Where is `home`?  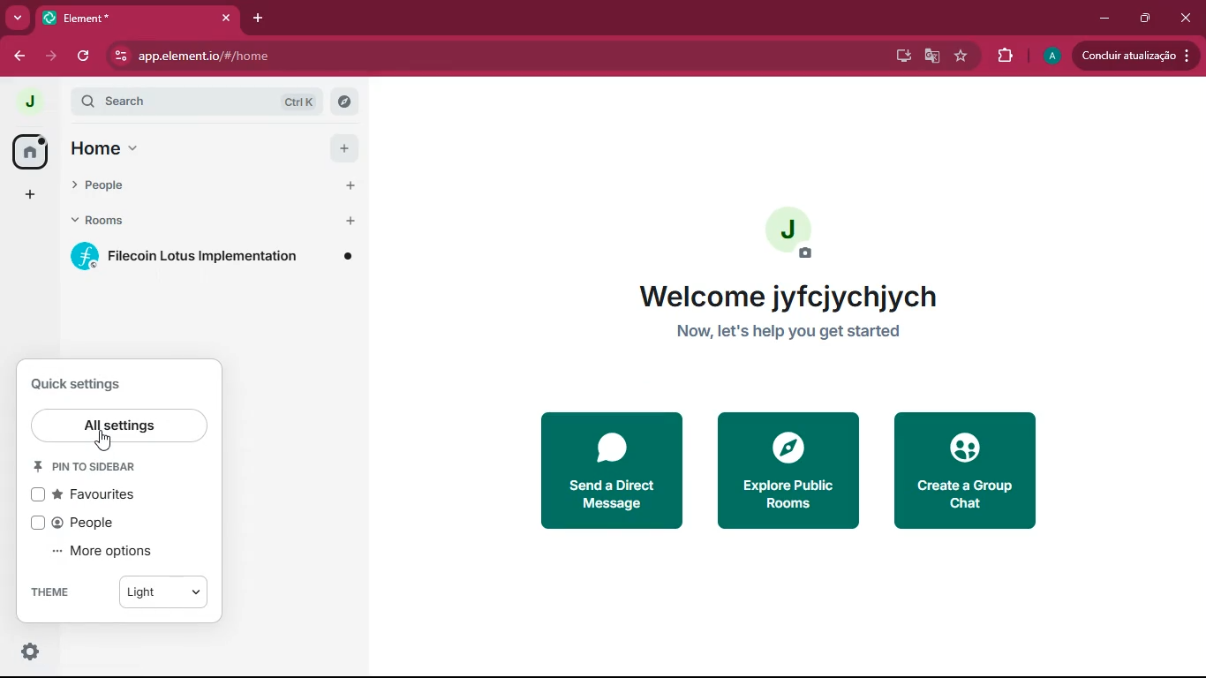
home is located at coordinates (28, 151).